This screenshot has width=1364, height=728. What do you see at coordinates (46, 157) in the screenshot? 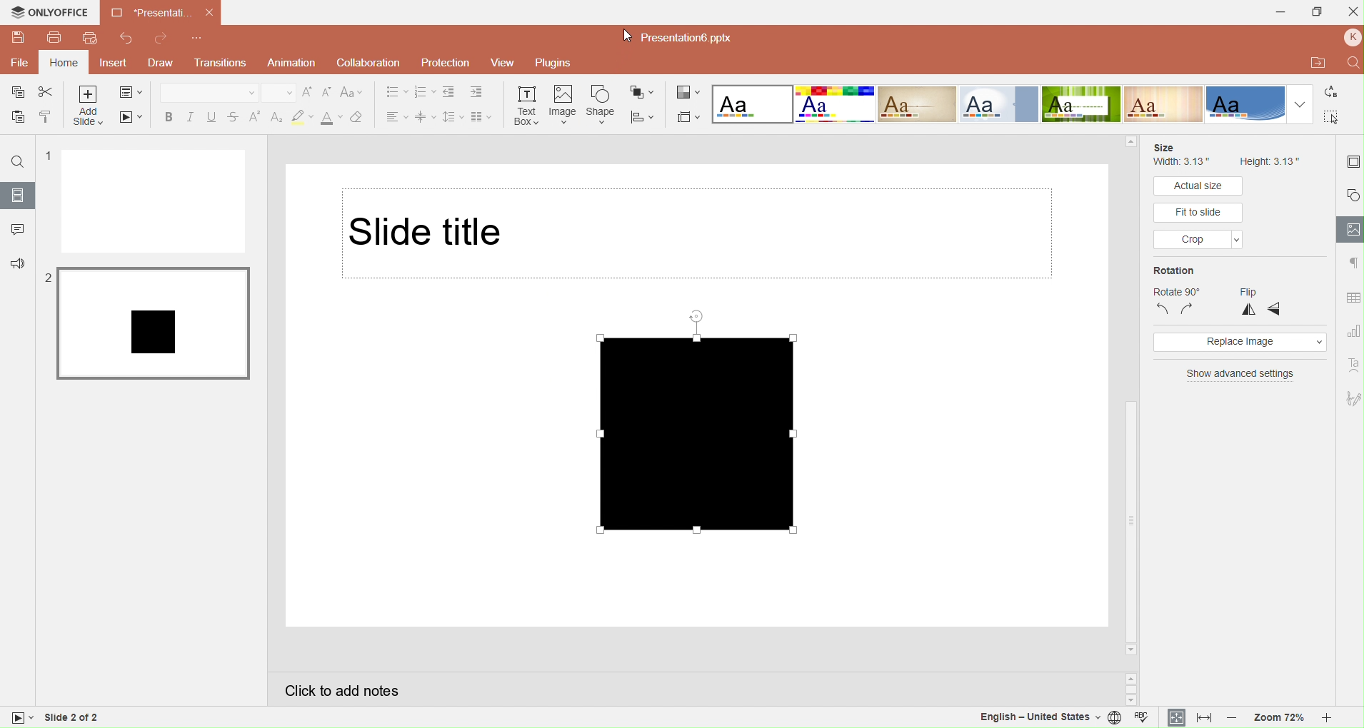
I see `1` at bounding box center [46, 157].